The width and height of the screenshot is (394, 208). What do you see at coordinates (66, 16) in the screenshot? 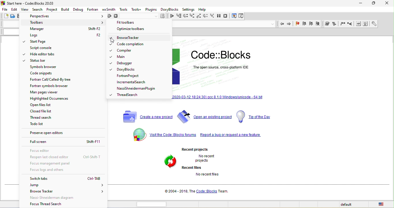
I see `perspectives` at bounding box center [66, 16].